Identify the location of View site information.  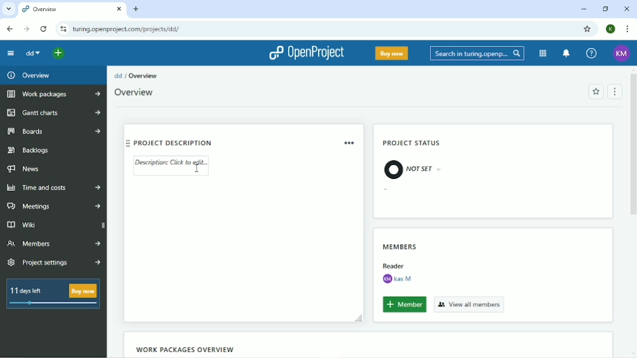
(63, 29).